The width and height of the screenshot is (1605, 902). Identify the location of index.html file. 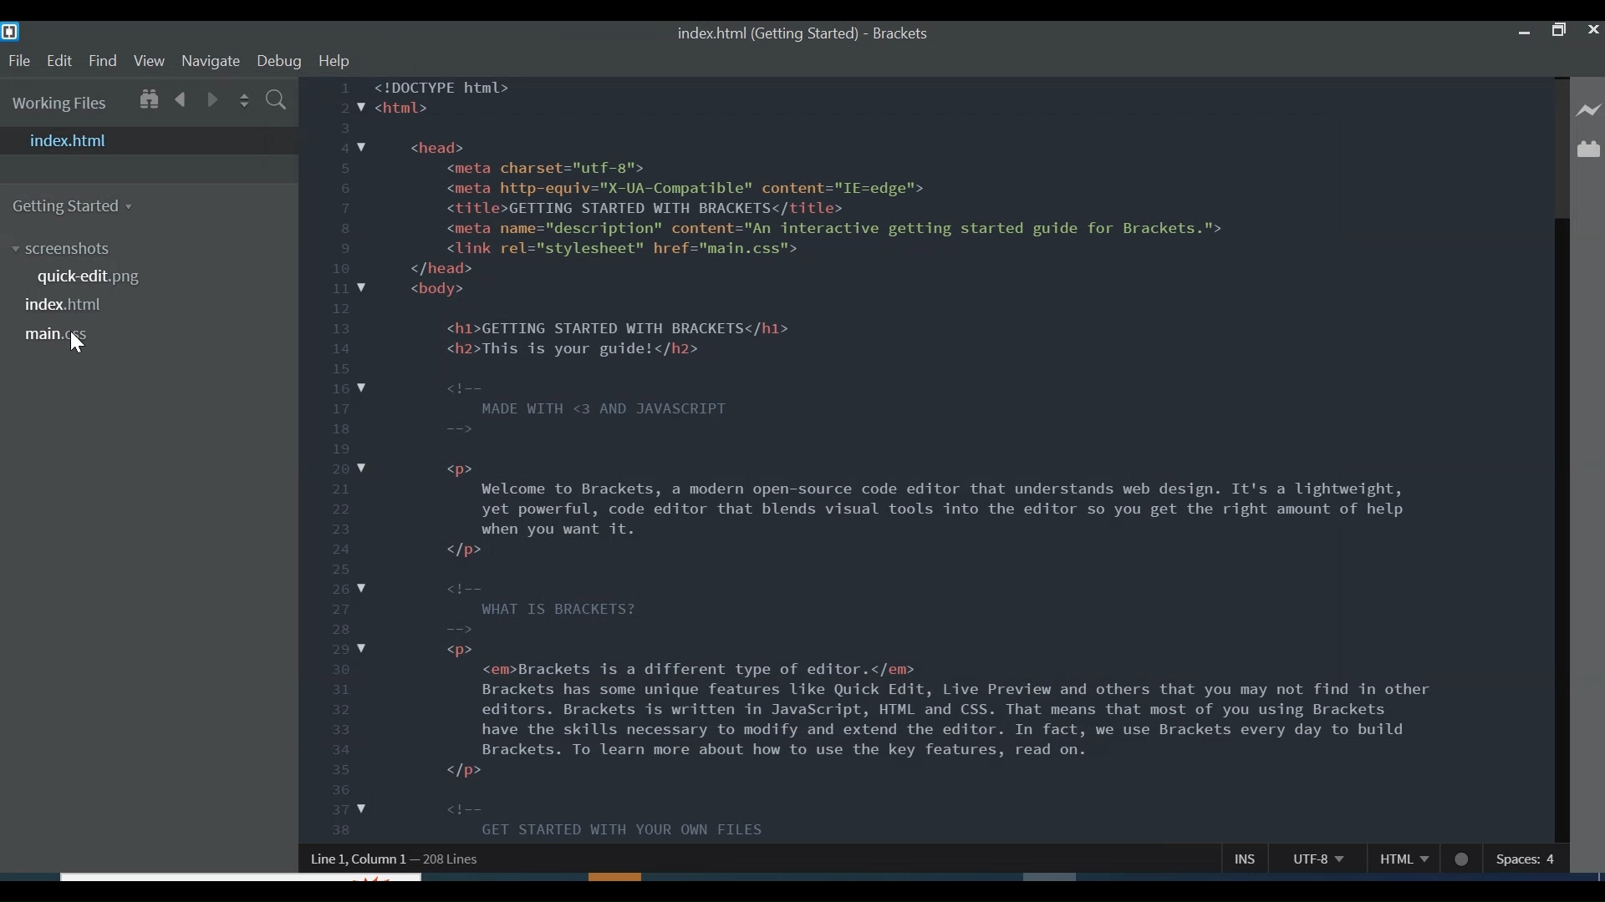
(69, 304).